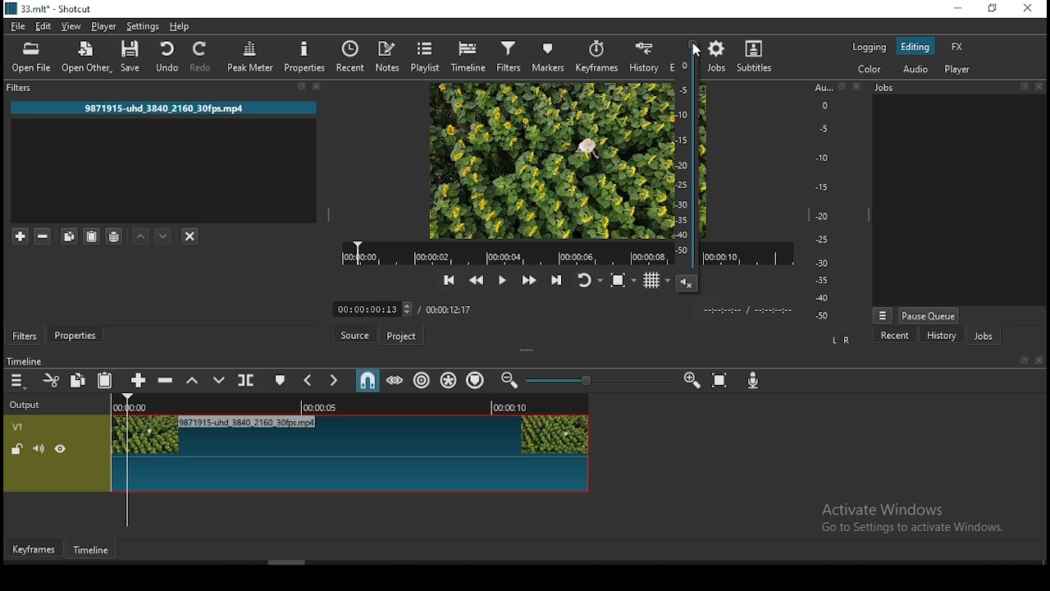 Image resolution: width=1050 pixels, height=591 pixels. What do you see at coordinates (993, 8) in the screenshot?
I see `restore` at bounding box center [993, 8].